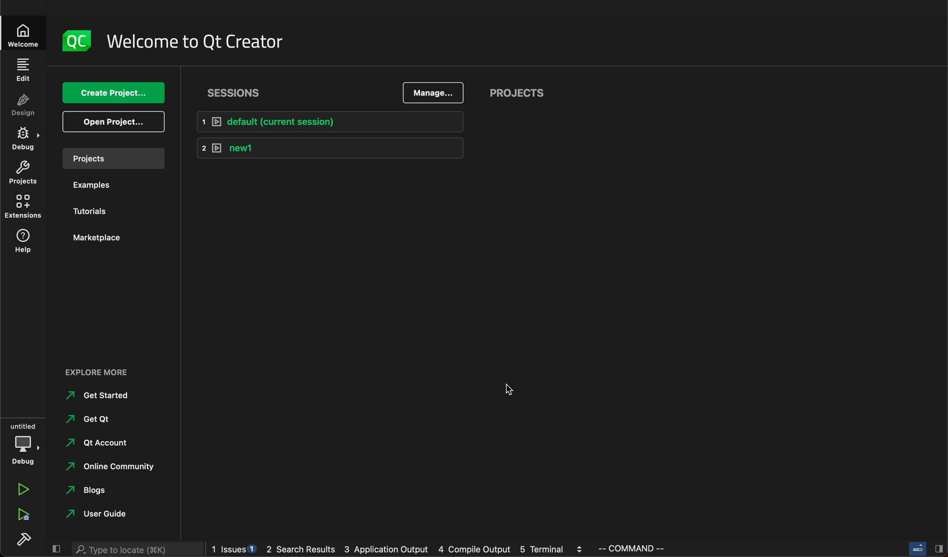 The height and width of the screenshot is (557, 948). What do you see at coordinates (93, 212) in the screenshot?
I see `tutorials` at bounding box center [93, 212].